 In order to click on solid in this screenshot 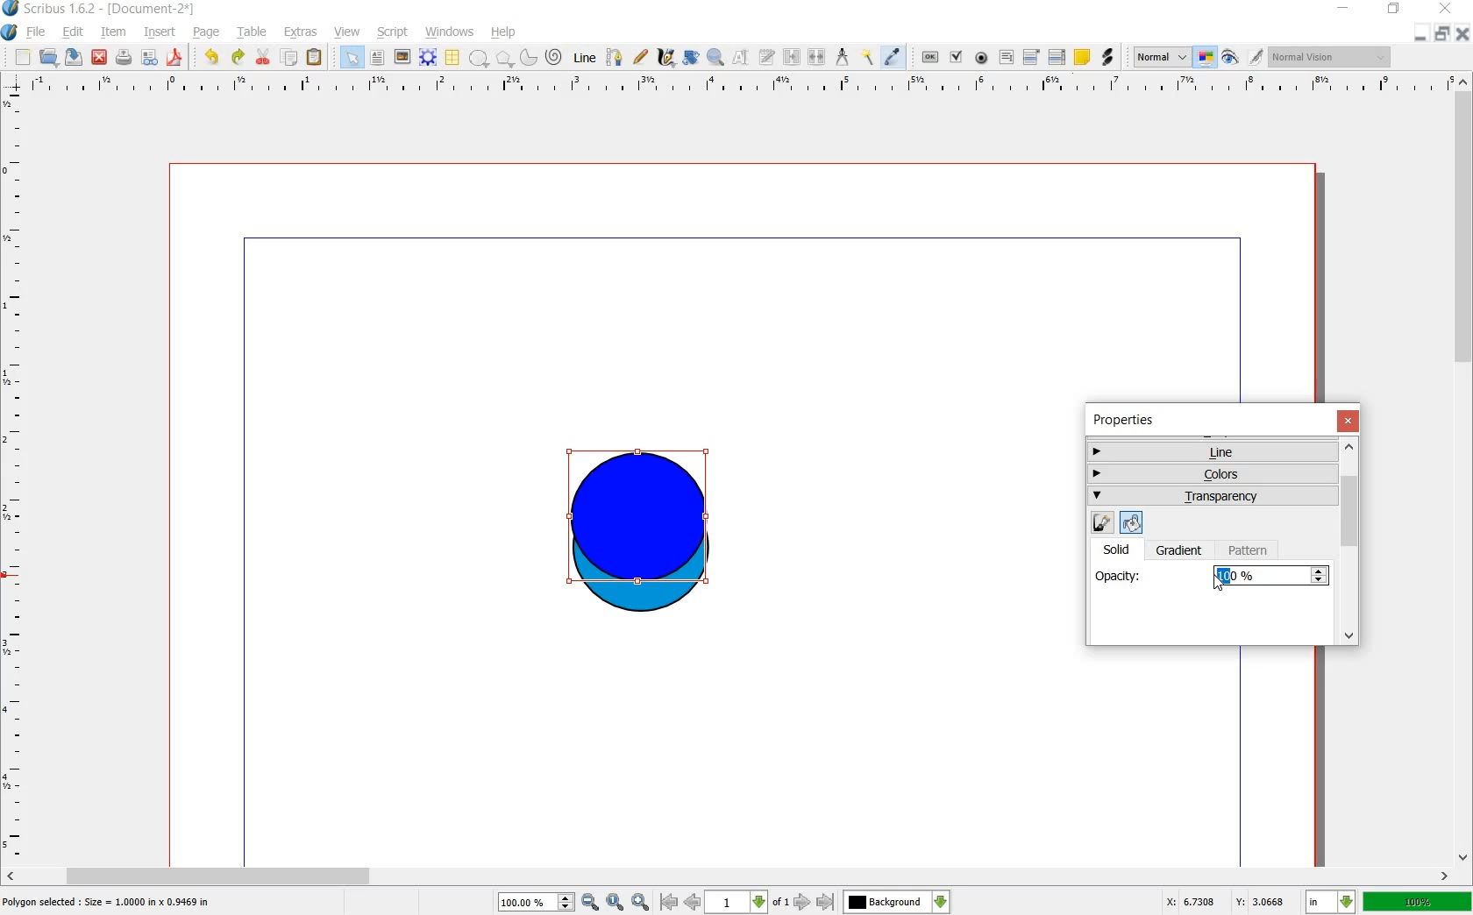, I will do `click(1123, 549)`.